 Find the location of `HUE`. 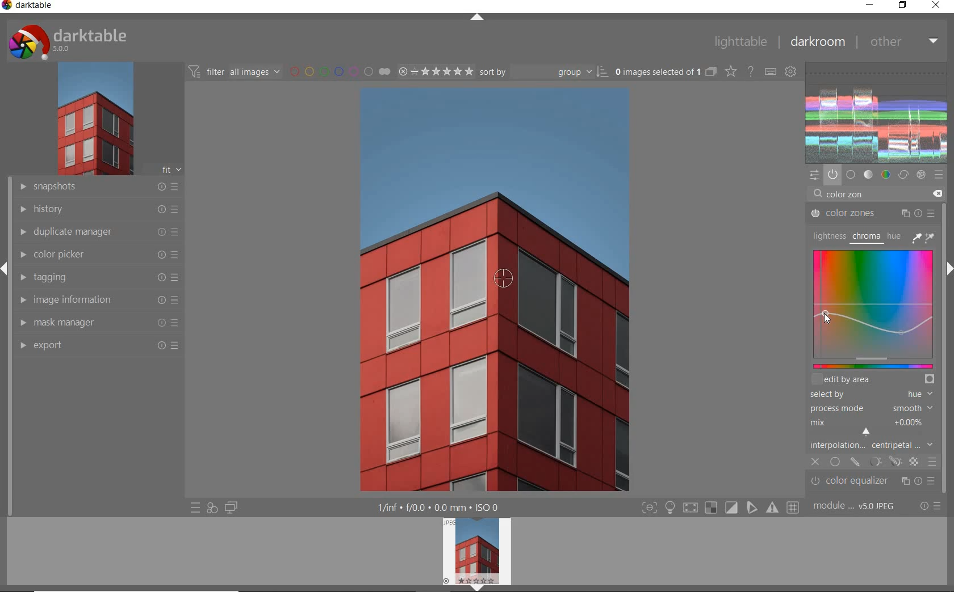

HUE is located at coordinates (893, 235).